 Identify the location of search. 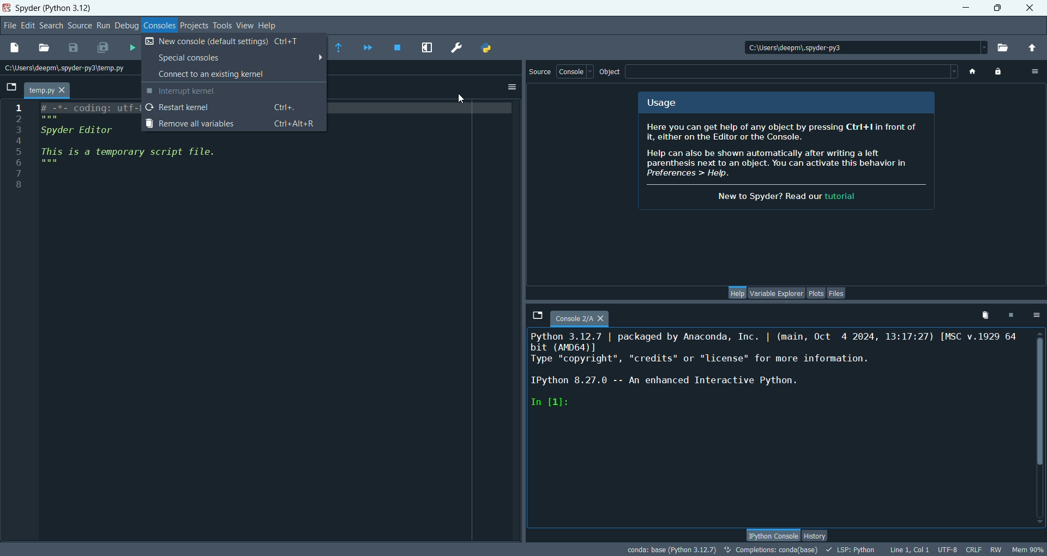
(51, 27).